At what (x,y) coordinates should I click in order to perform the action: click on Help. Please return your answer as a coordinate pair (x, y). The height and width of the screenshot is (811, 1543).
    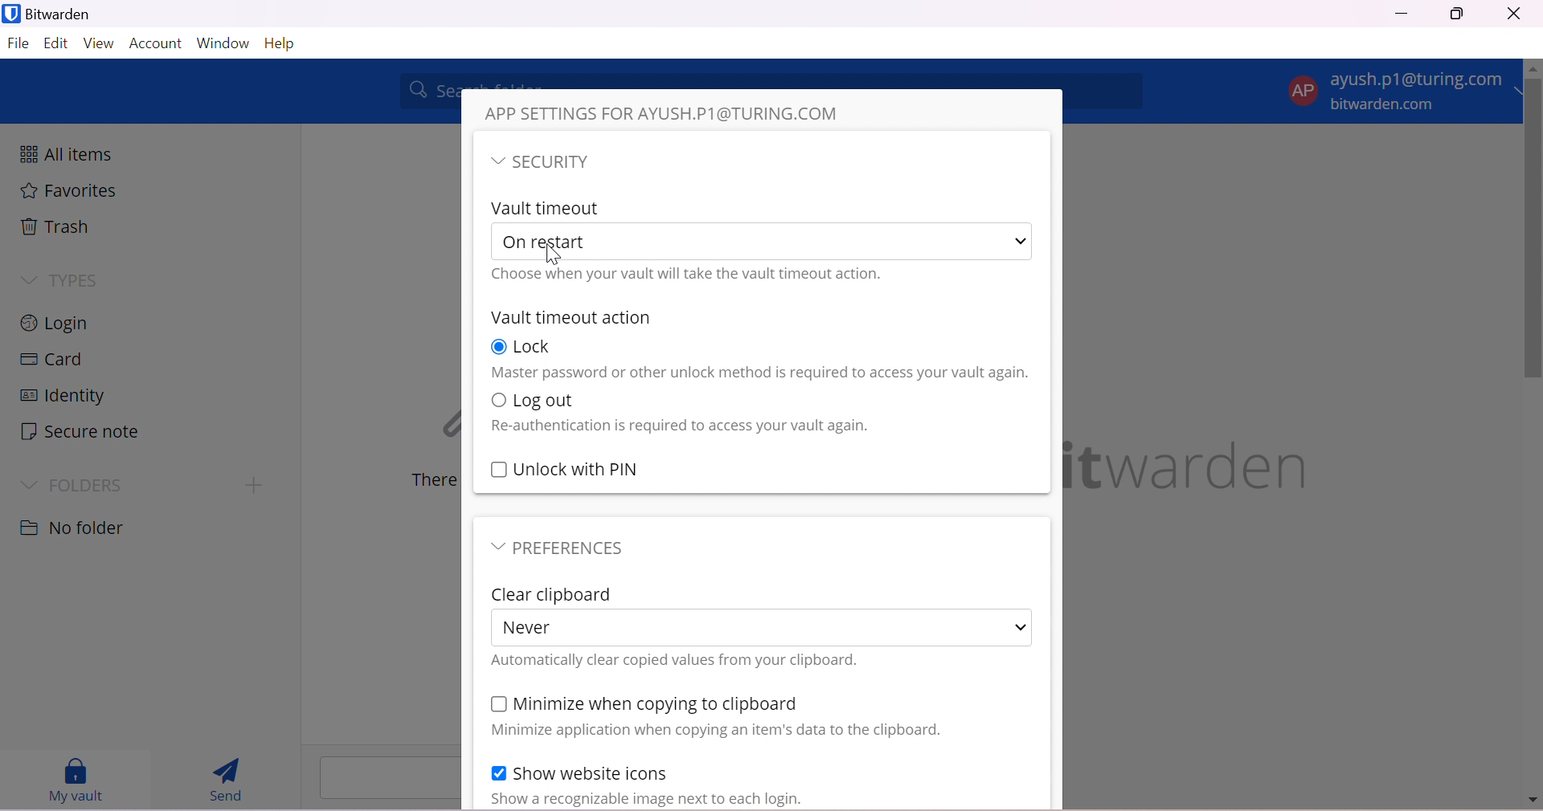
    Looking at the image, I should click on (286, 45).